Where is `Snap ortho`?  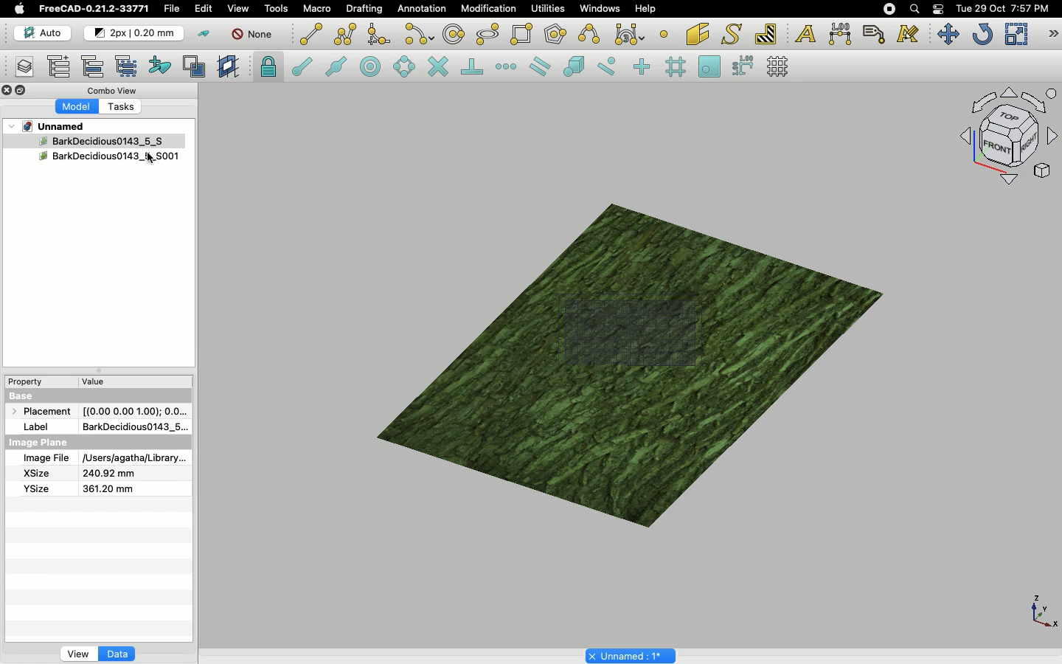
Snap ortho is located at coordinates (644, 68).